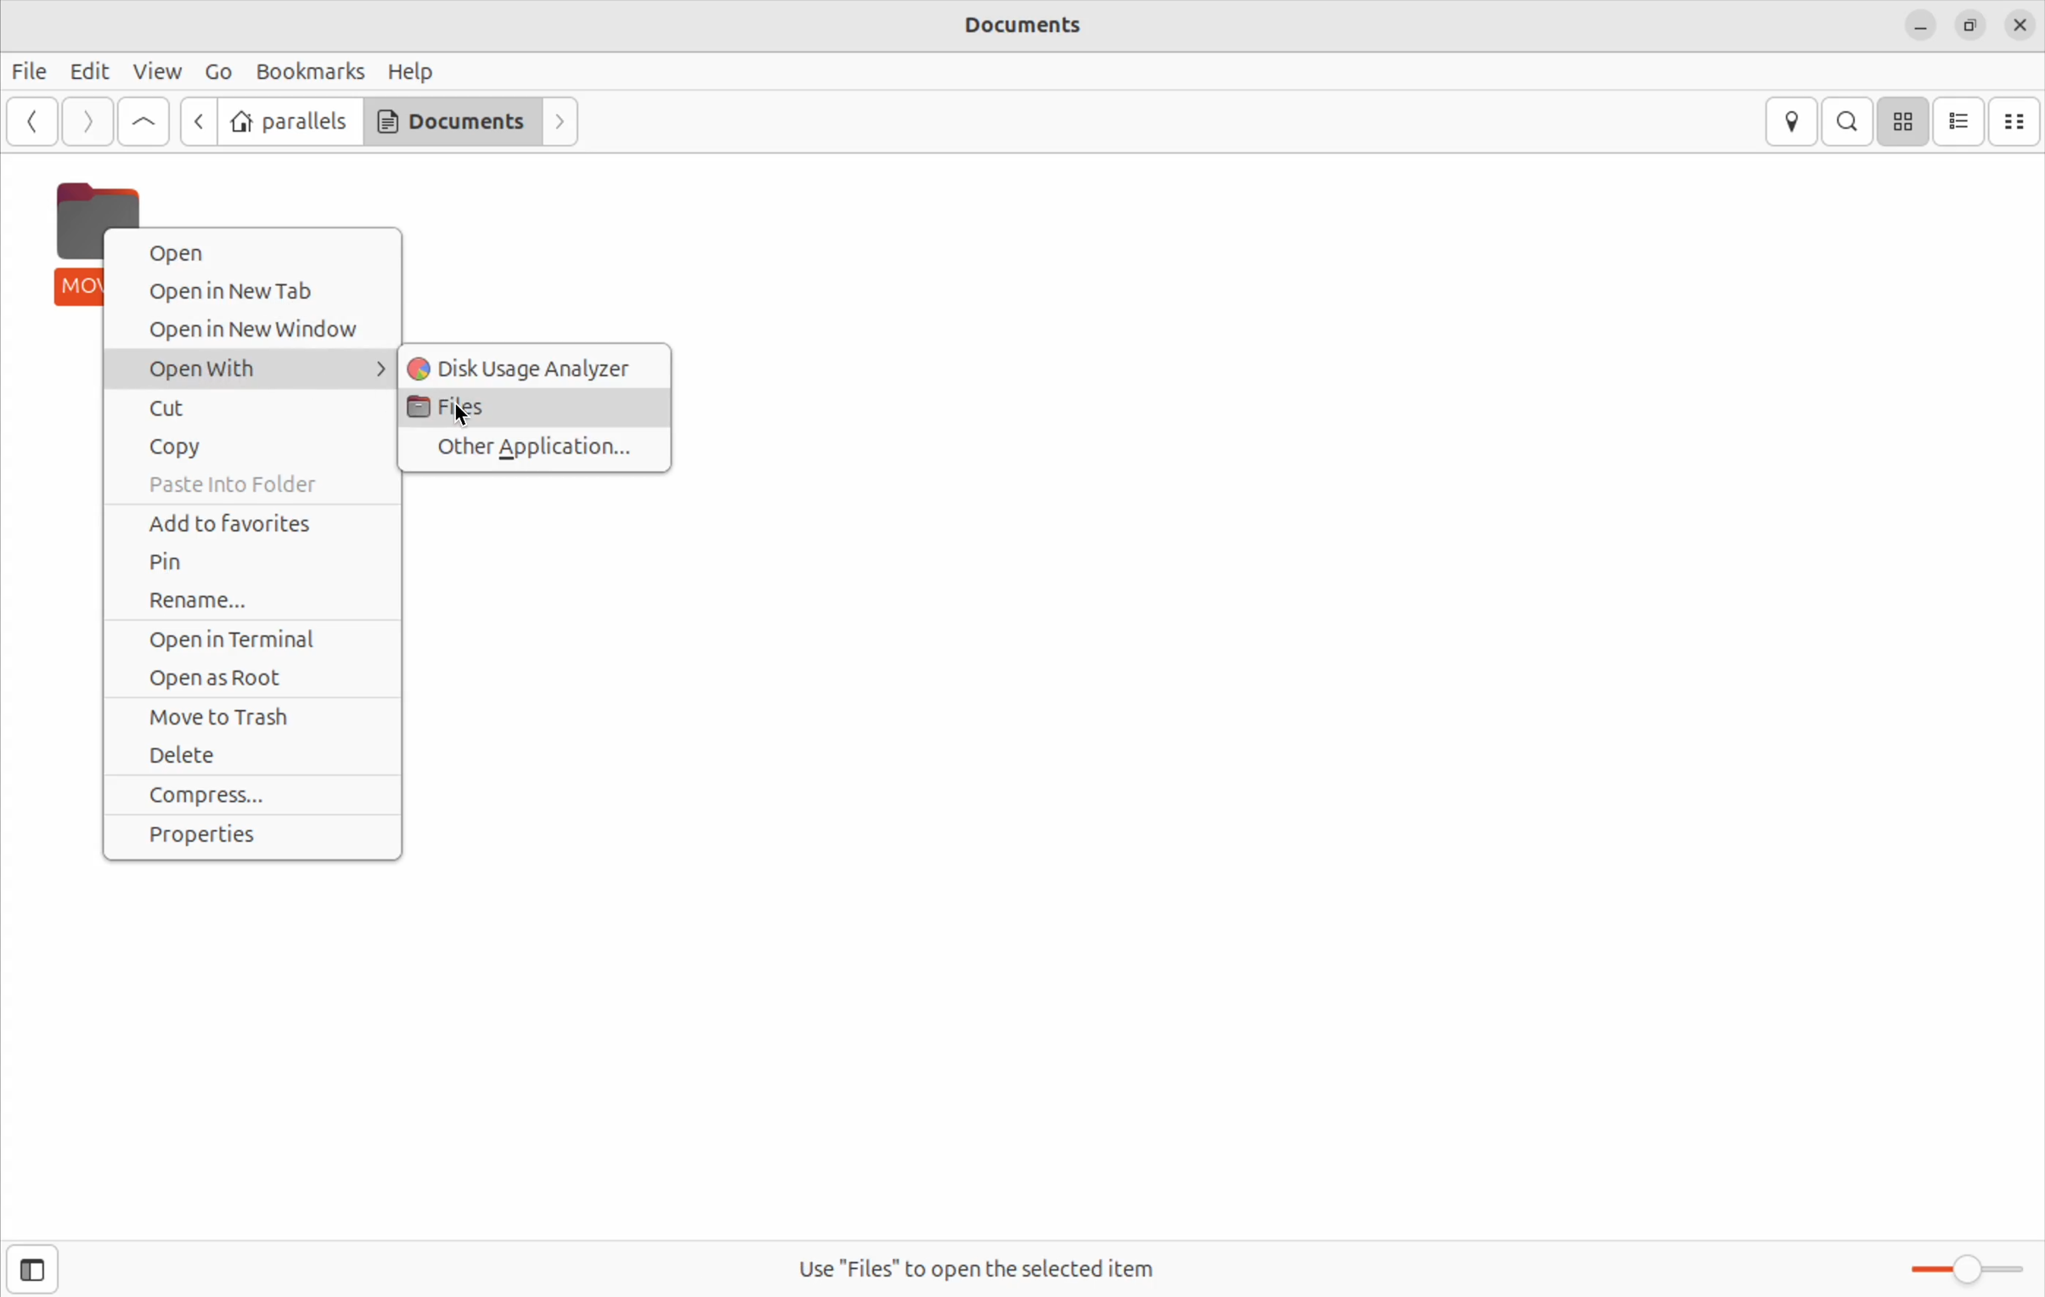 This screenshot has width=2045, height=1297. Describe the element at coordinates (540, 450) in the screenshot. I see `Other Application` at that location.